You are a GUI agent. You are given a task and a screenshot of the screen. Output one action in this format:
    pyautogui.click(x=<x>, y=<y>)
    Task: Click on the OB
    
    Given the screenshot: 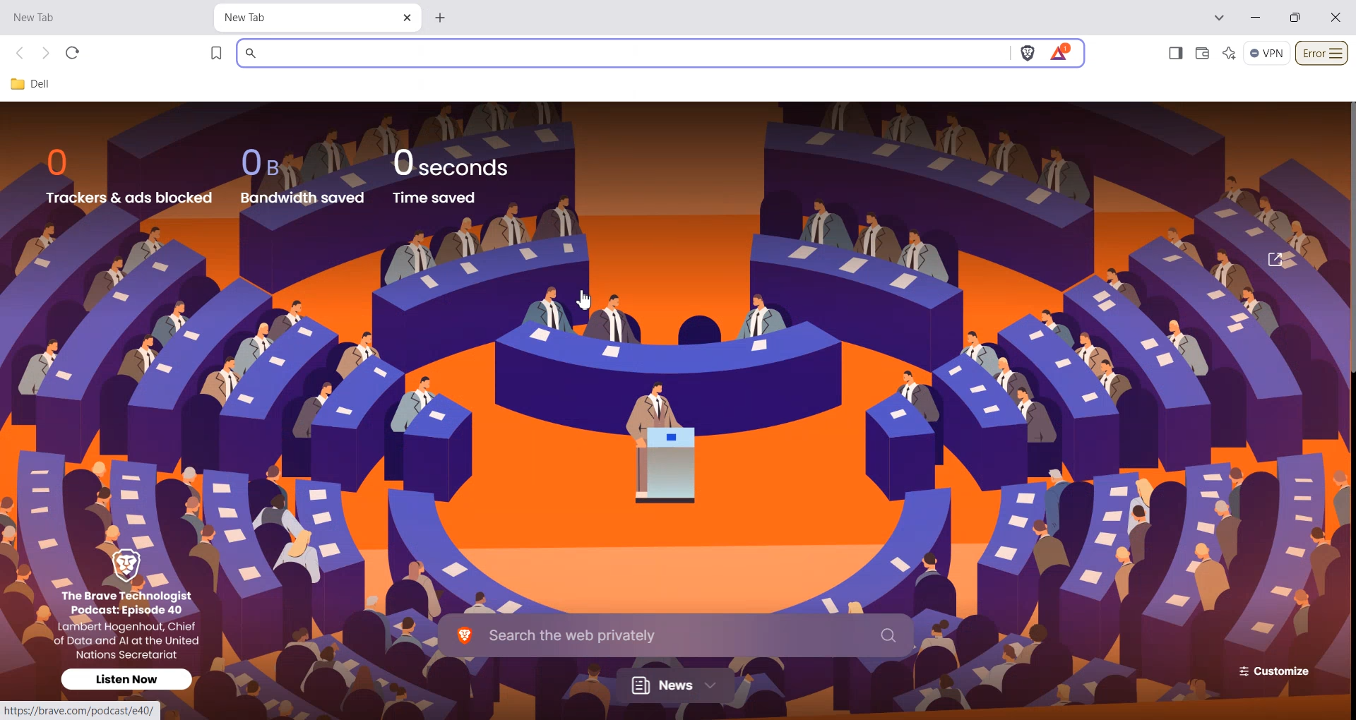 What is the action you would take?
    pyautogui.click(x=270, y=162)
    